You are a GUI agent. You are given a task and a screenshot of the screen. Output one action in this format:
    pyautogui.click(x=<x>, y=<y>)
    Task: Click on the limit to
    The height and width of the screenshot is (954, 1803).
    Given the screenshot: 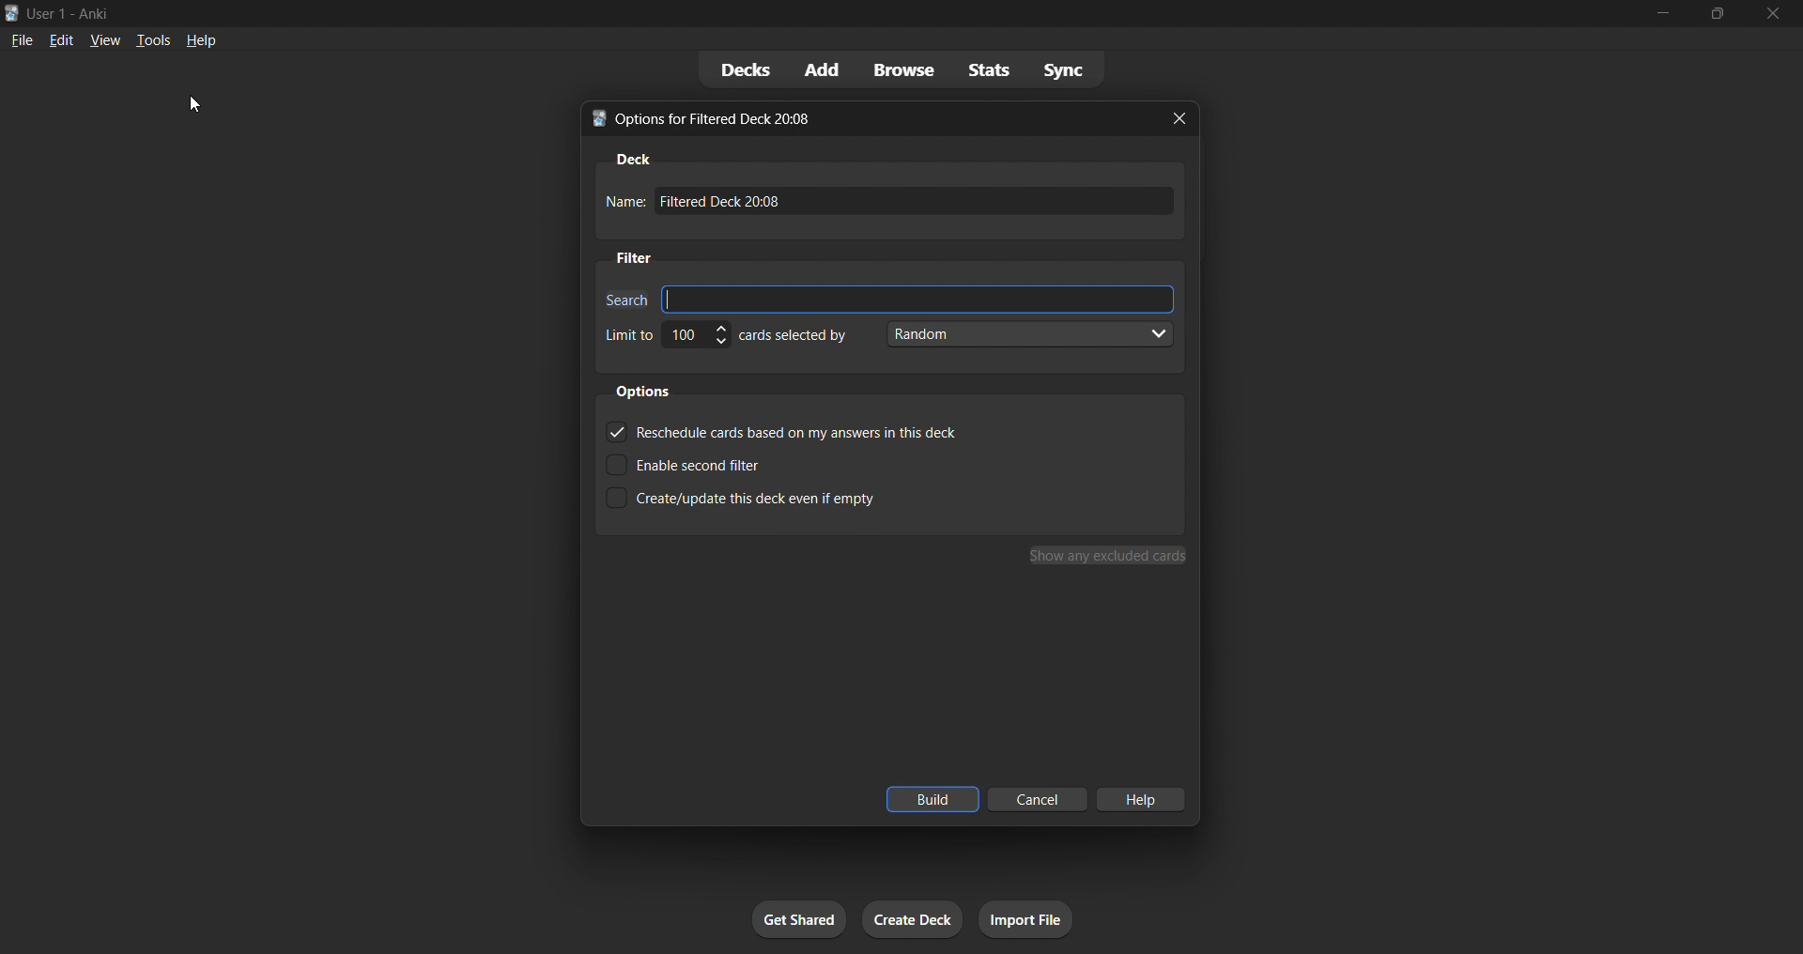 What is the action you would take?
    pyautogui.click(x=628, y=334)
    